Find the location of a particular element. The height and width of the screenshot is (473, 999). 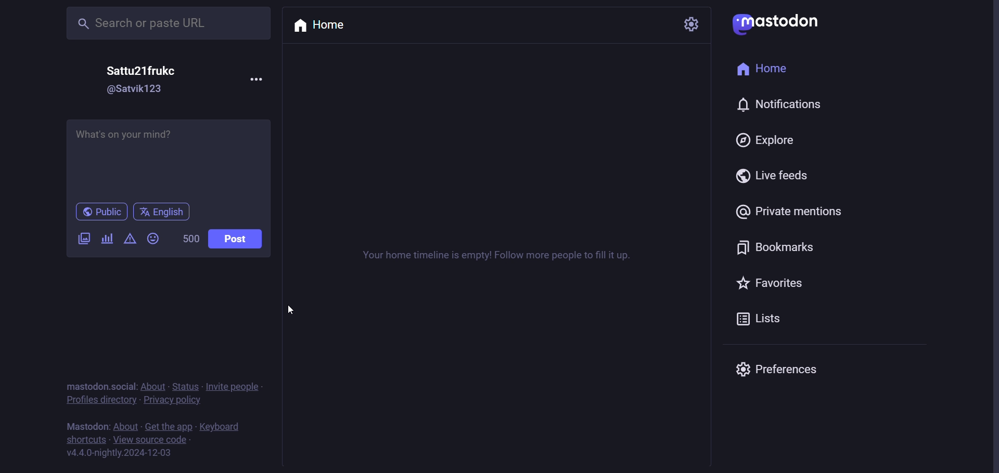

private mentions is located at coordinates (786, 212).